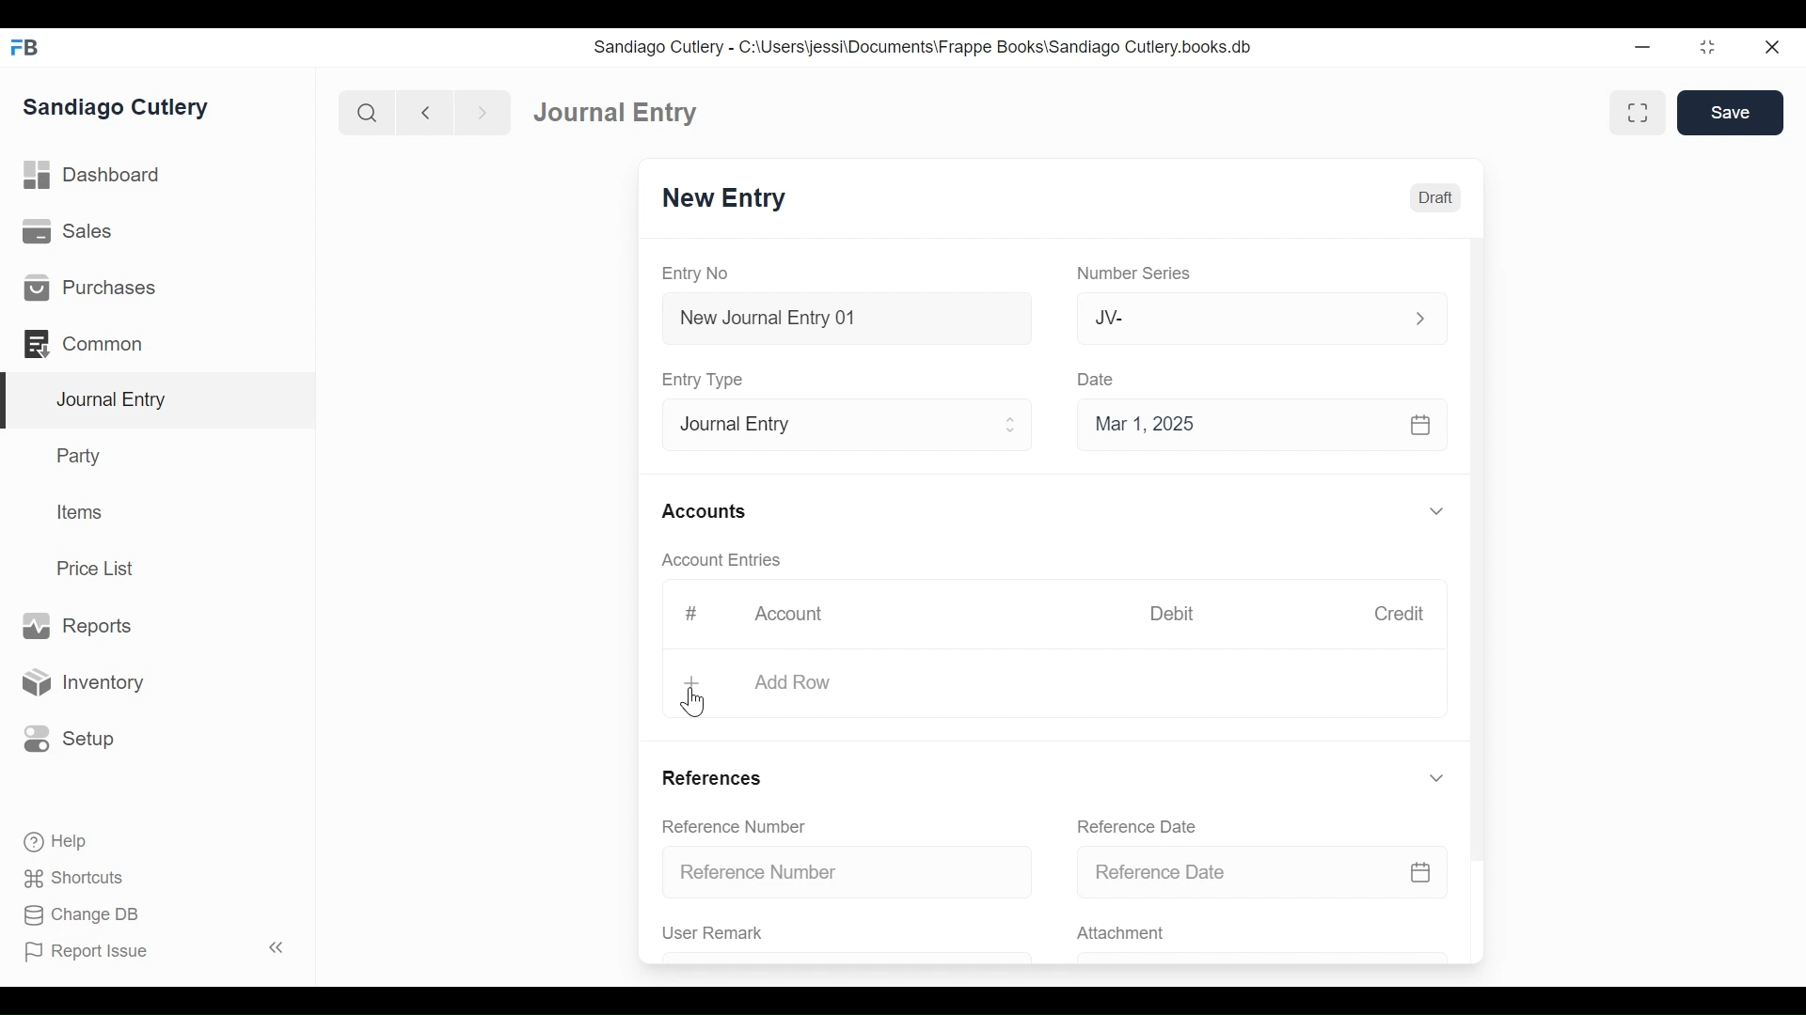 Image resolution: width=1806 pixels, height=1015 pixels. What do you see at coordinates (1435, 510) in the screenshot?
I see `expand/collapse` at bounding box center [1435, 510].